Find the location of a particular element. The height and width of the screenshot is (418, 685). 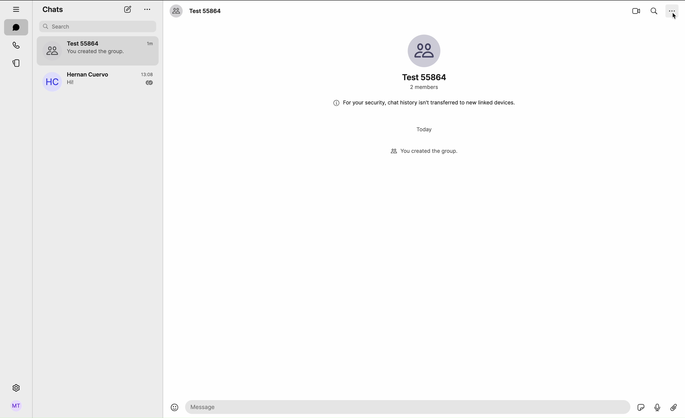

new chat is located at coordinates (127, 10).